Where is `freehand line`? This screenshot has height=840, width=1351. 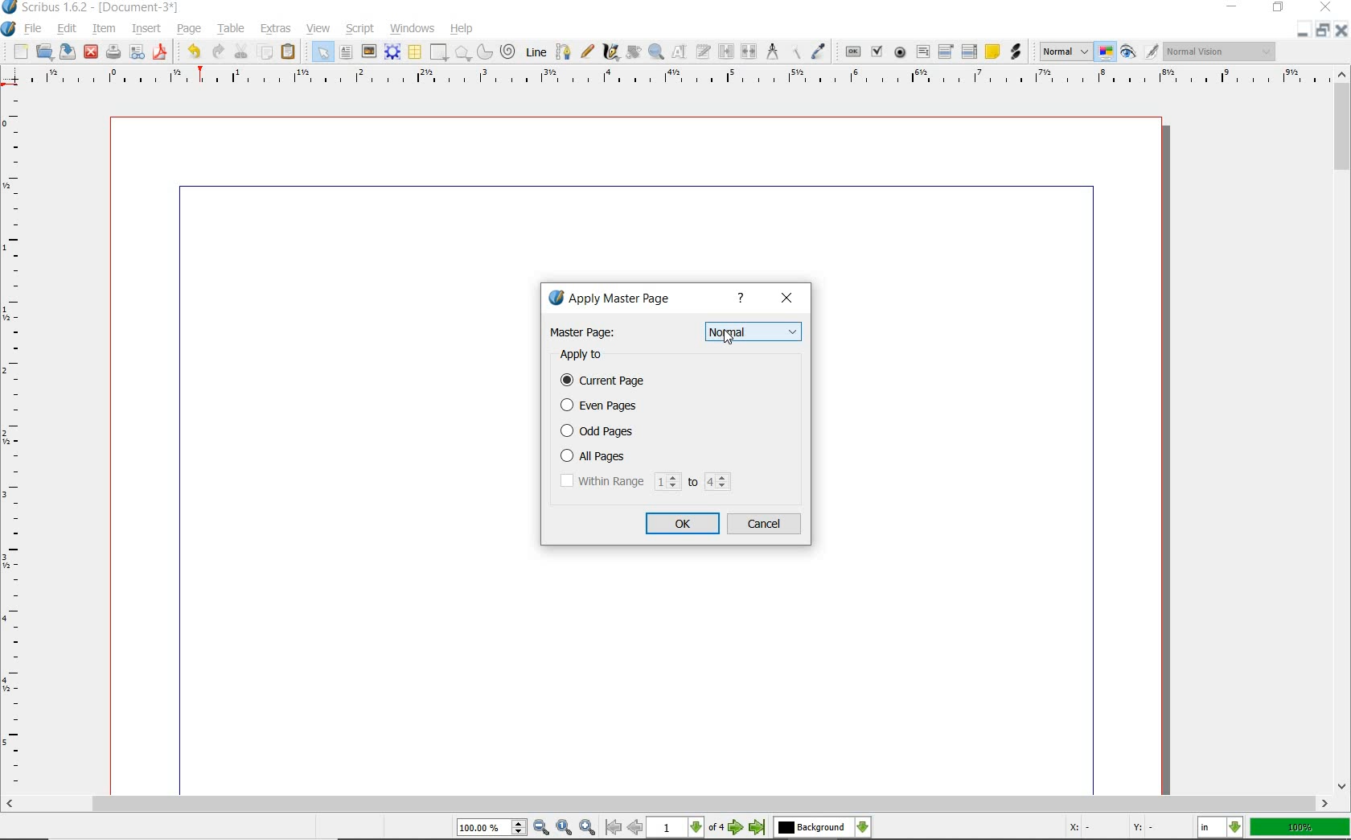 freehand line is located at coordinates (587, 51).